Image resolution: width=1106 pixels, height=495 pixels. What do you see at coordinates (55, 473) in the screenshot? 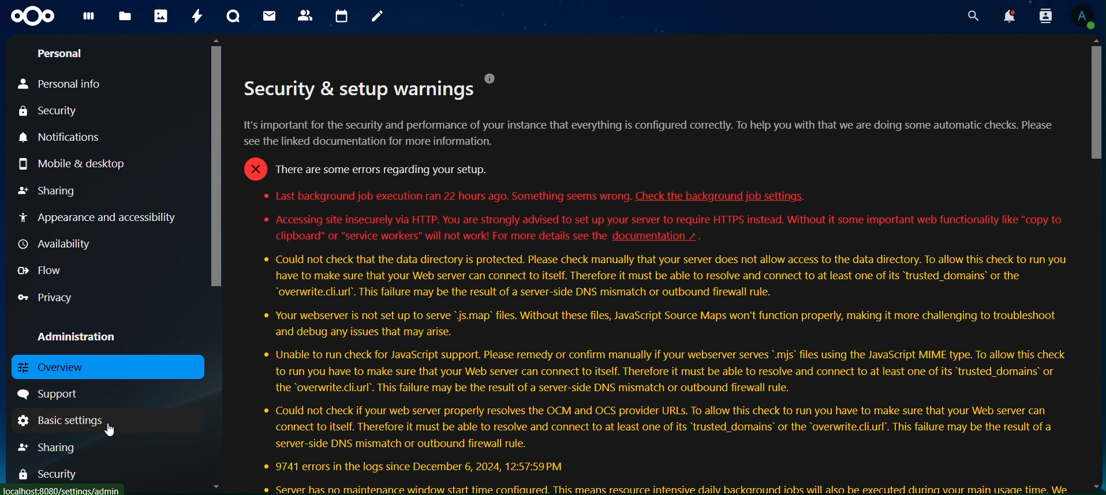
I see `security` at bounding box center [55, 473].